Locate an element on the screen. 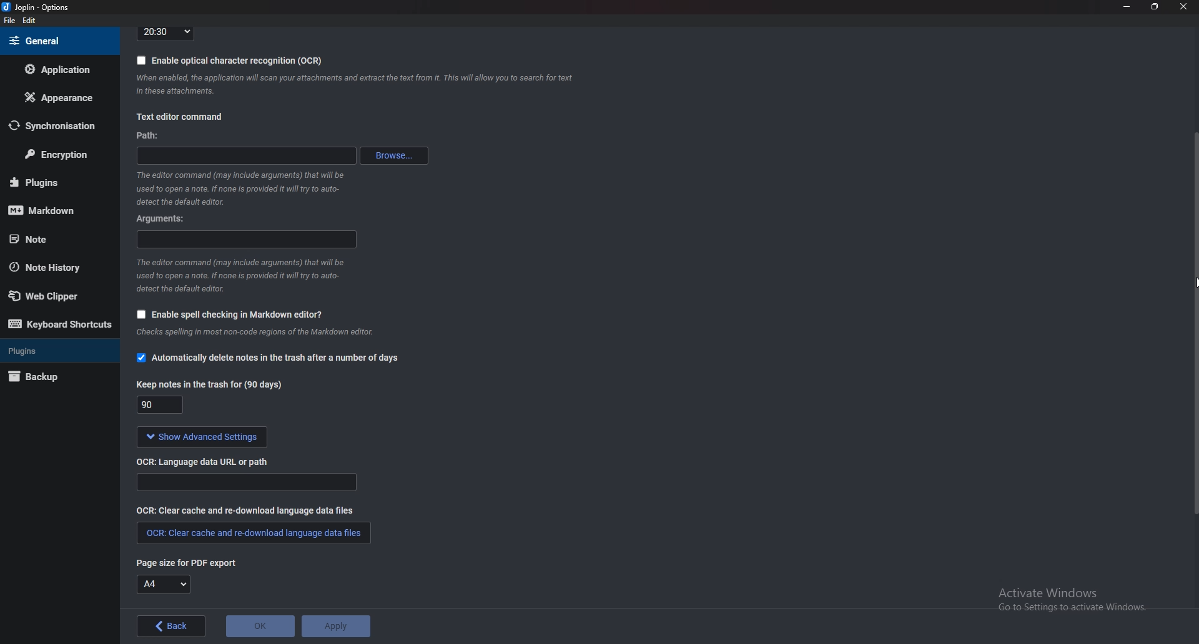  show advanced settings is located at coordinates (199, 437).